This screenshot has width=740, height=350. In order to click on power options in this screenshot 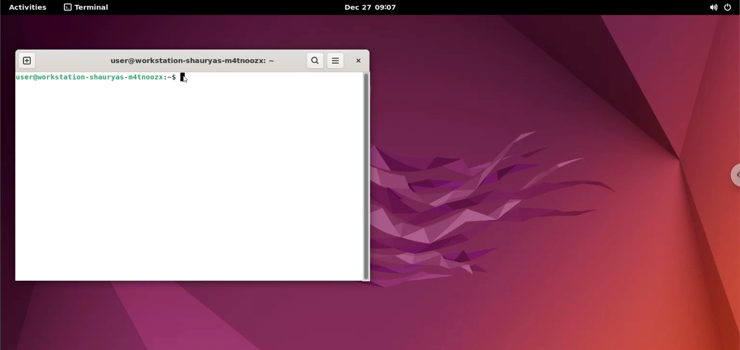, I will do `click(730, 7)`.